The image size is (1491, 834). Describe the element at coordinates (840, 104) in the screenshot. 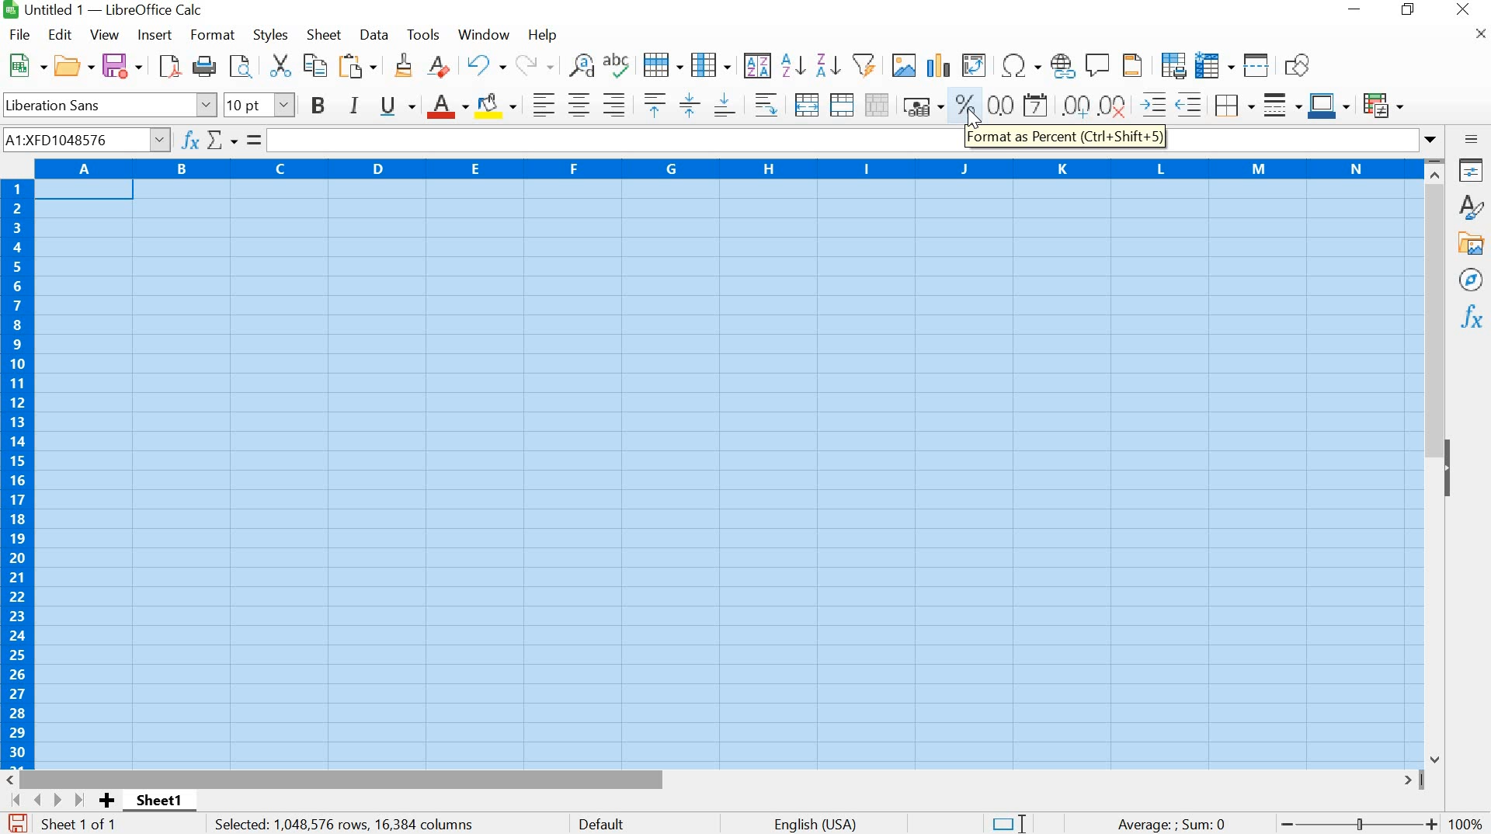

I see `Merge Cells` at that location.